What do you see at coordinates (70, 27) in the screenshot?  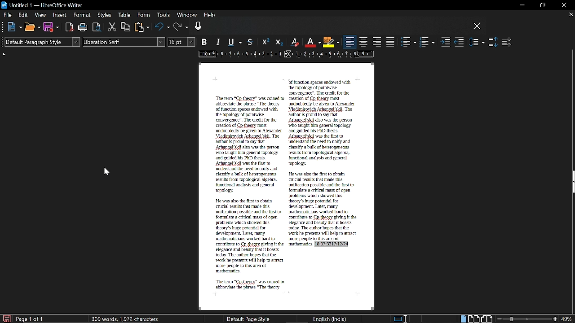 I see `Import as PDF` at bounding box center [70, 27].